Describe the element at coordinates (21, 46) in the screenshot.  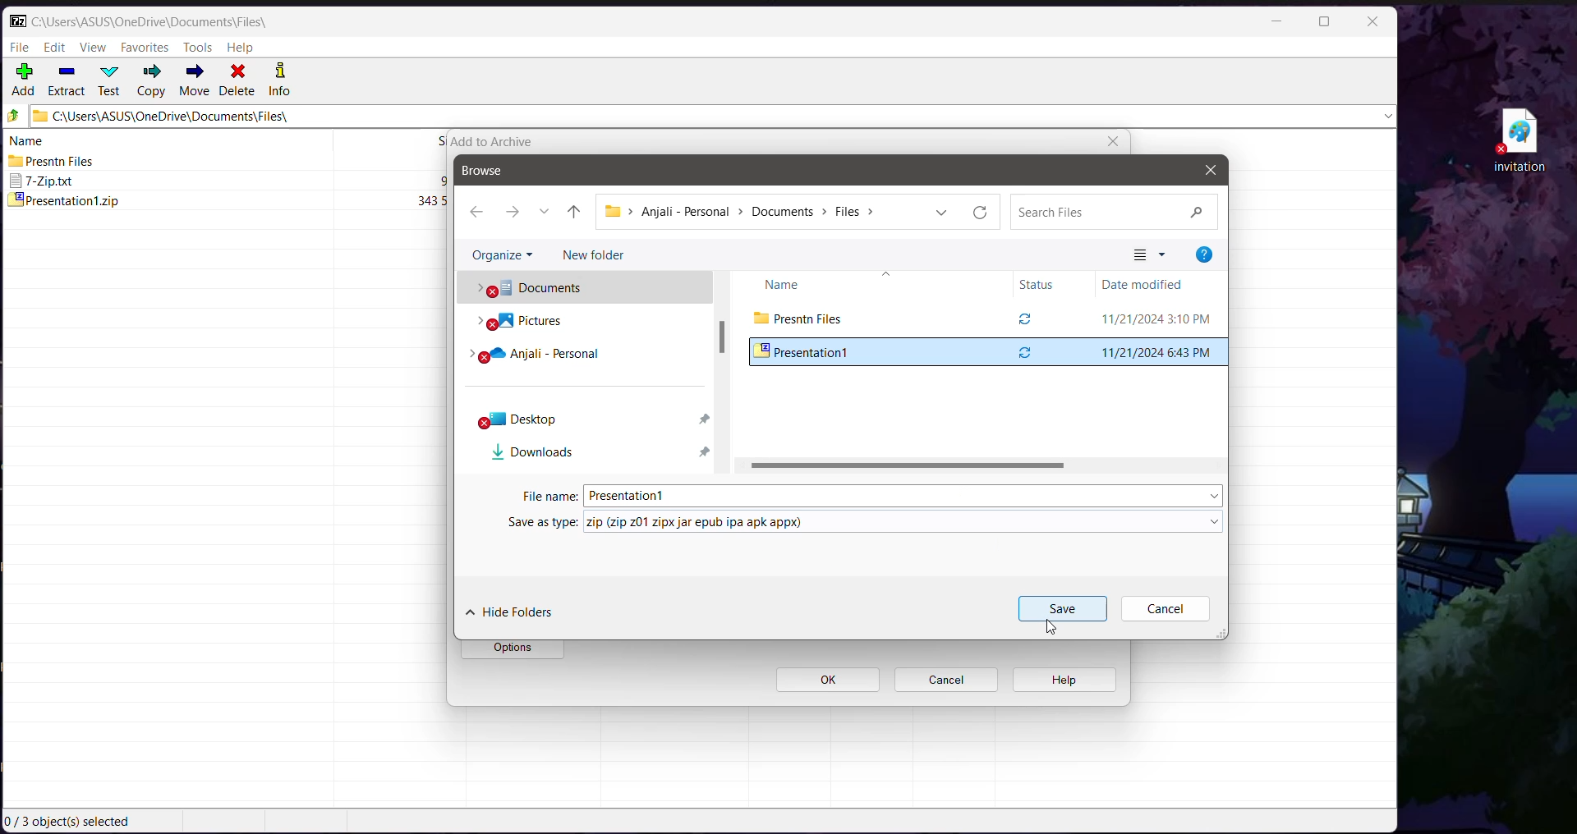
I see `File` at that location.